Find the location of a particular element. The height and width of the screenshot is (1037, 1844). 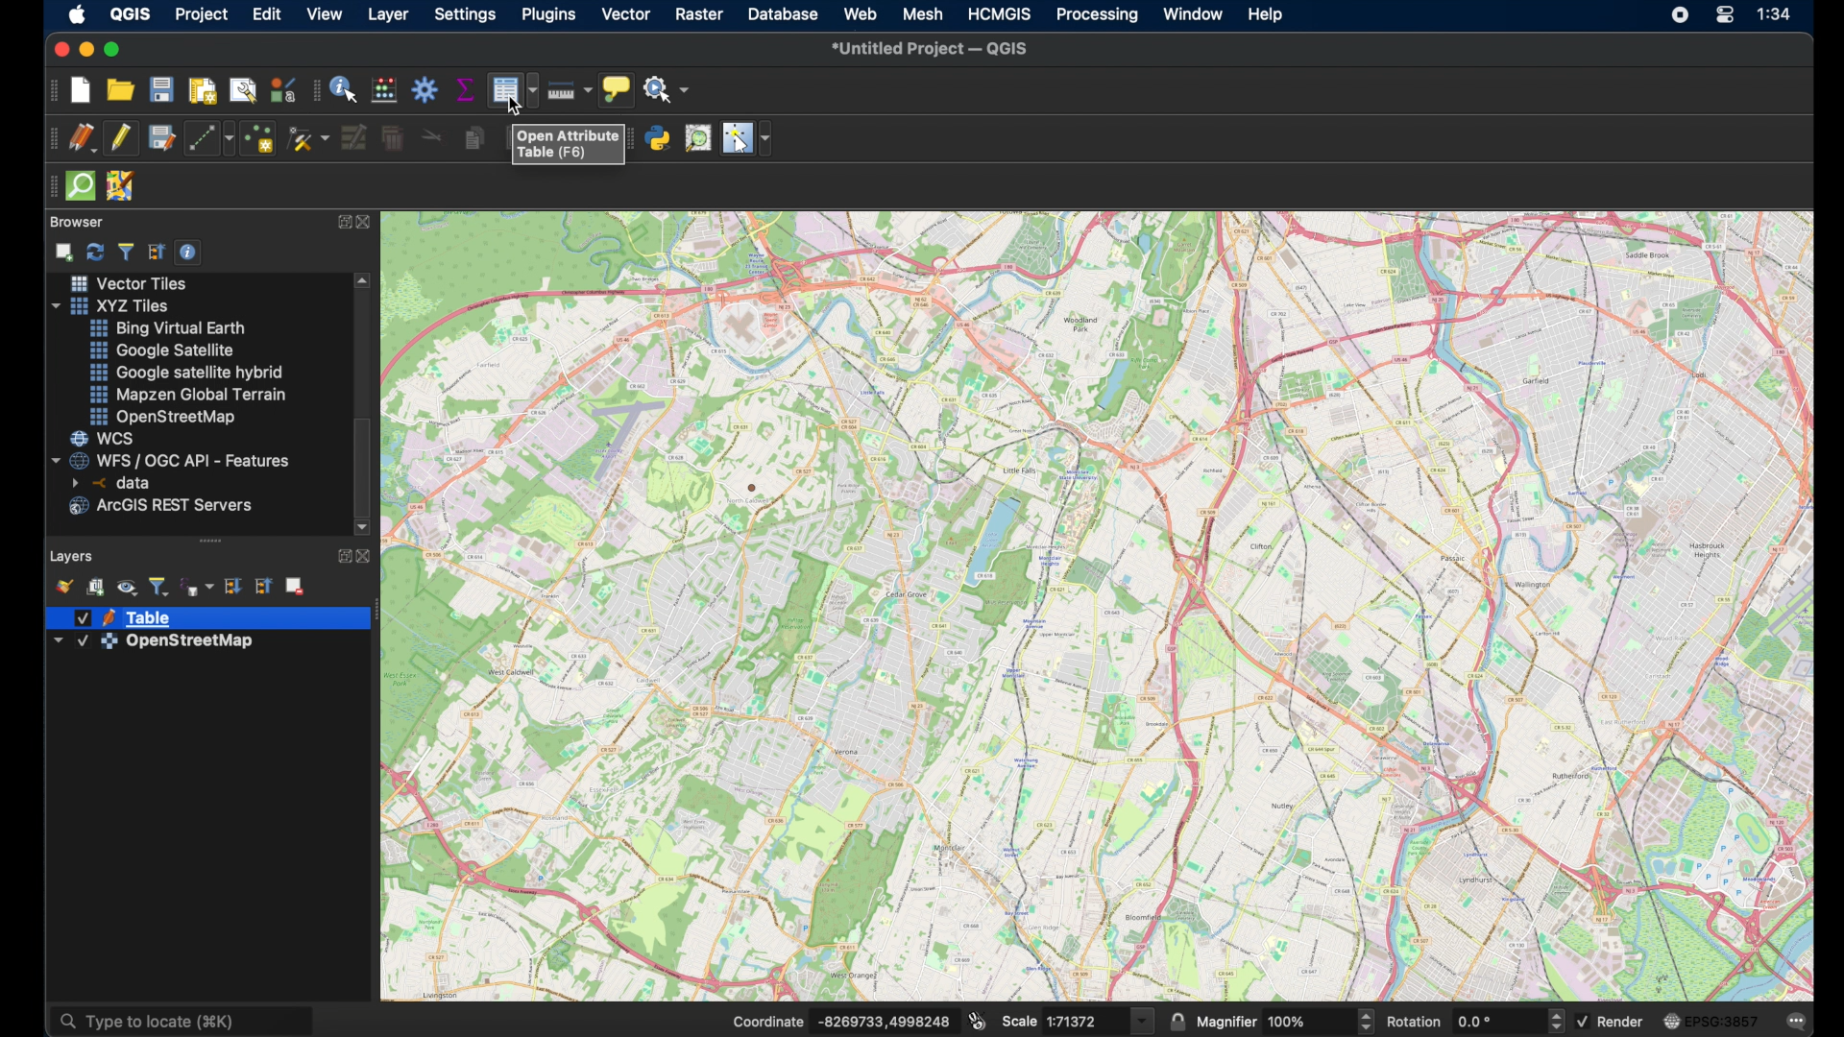

open layer styling panel is located at coordinates (62, 585).